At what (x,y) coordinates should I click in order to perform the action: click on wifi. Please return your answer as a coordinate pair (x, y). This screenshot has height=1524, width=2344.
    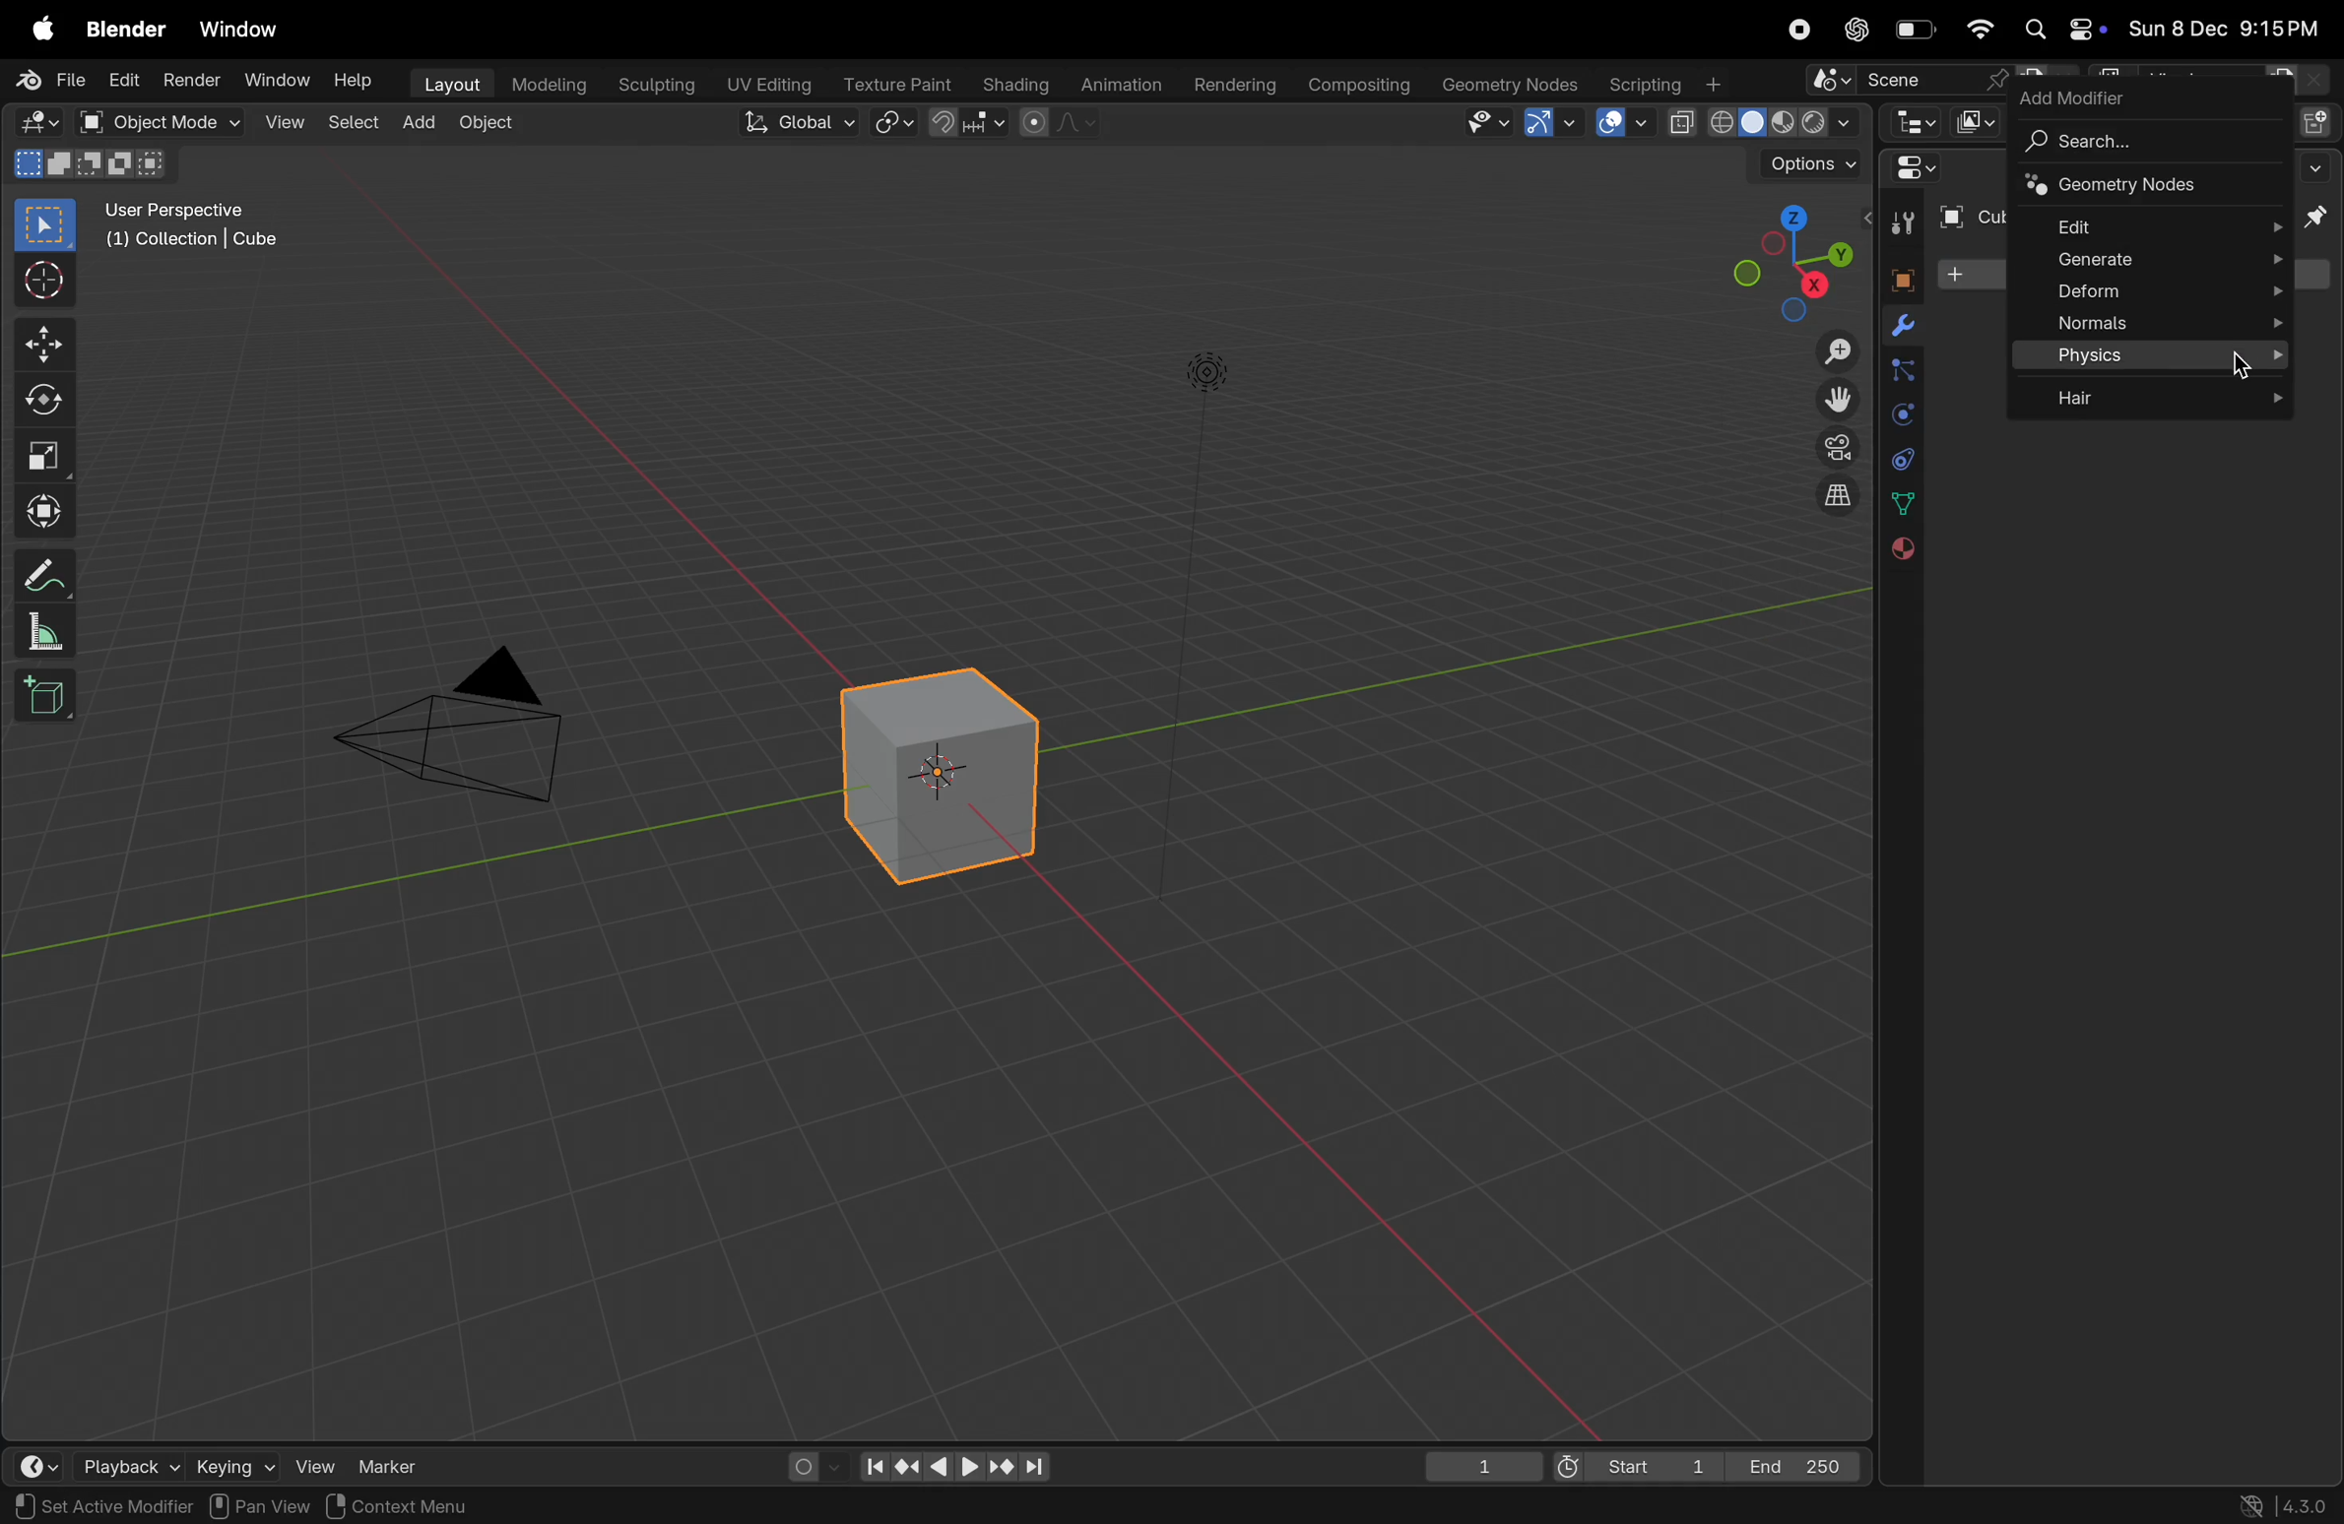
    Looking at the image, I should click on (1980, 30).